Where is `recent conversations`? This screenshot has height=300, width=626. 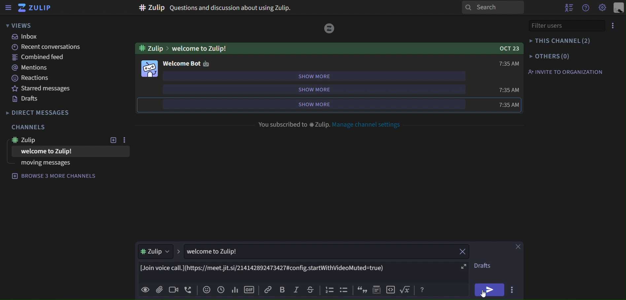
recent conversations is located at coordinates (47, 47).